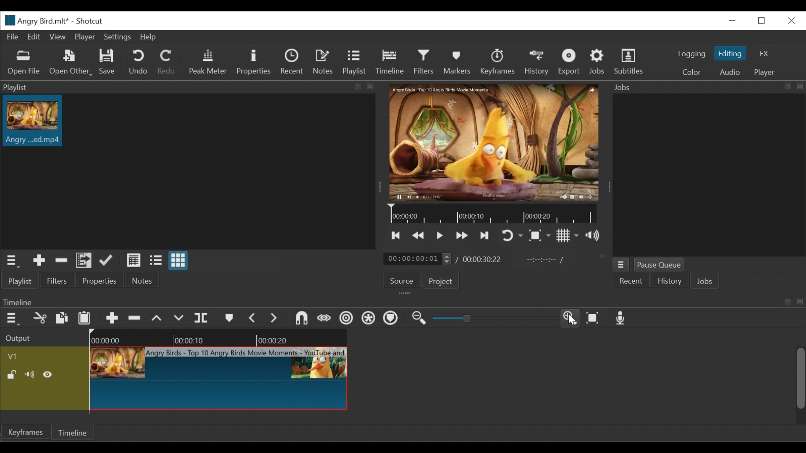 This screenshot has width=806, height=453. I want to click on Total duration, so click(485, 259).